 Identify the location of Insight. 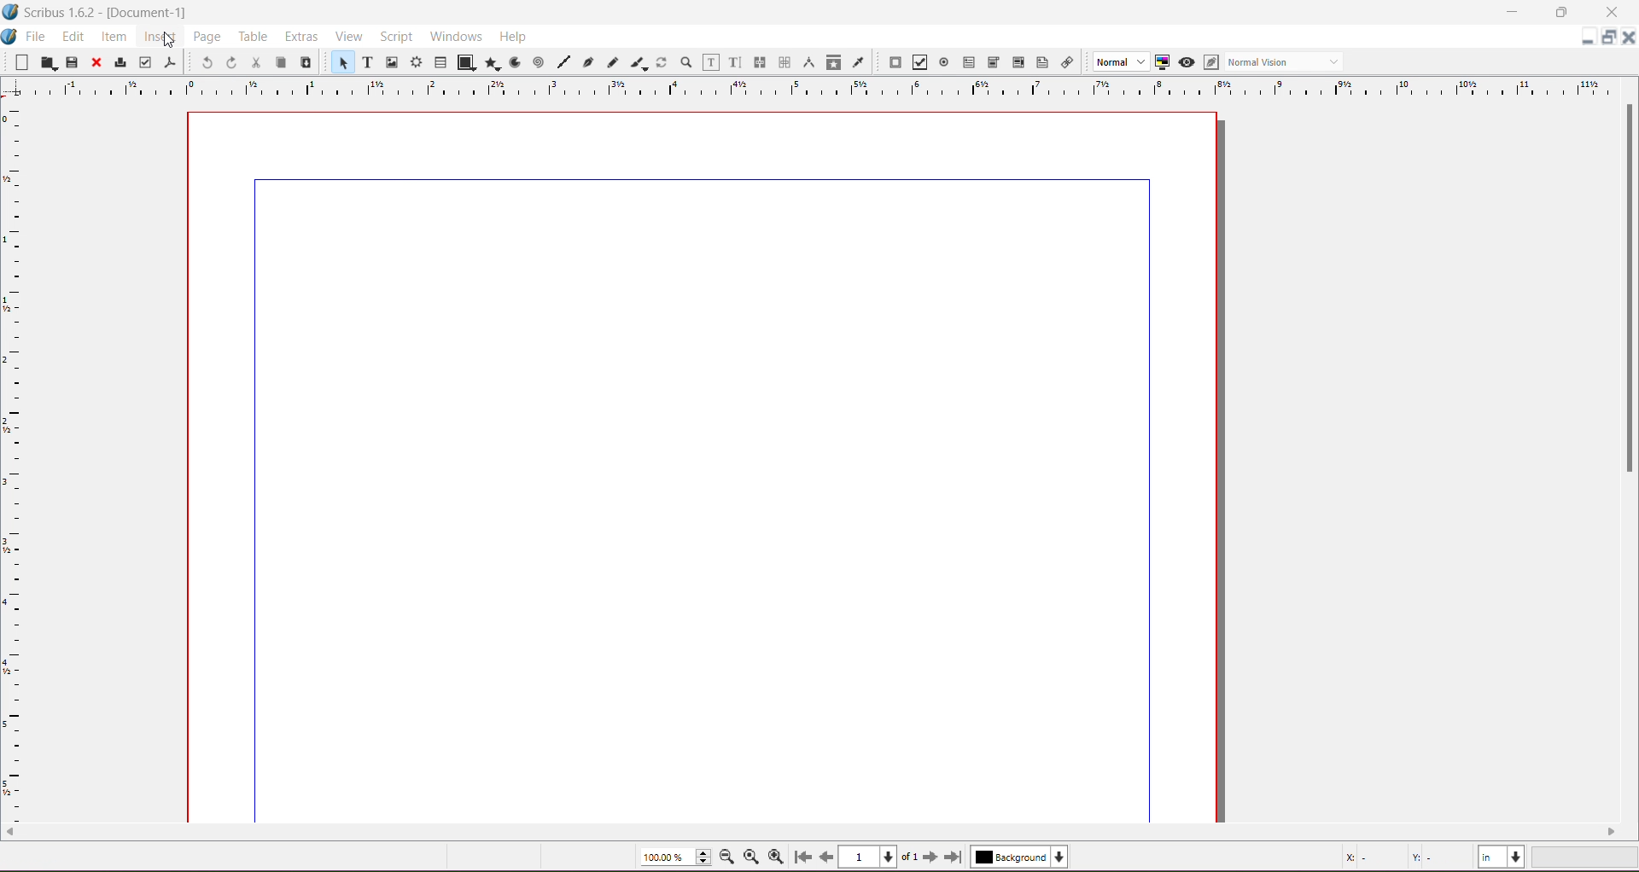
(158, 38).